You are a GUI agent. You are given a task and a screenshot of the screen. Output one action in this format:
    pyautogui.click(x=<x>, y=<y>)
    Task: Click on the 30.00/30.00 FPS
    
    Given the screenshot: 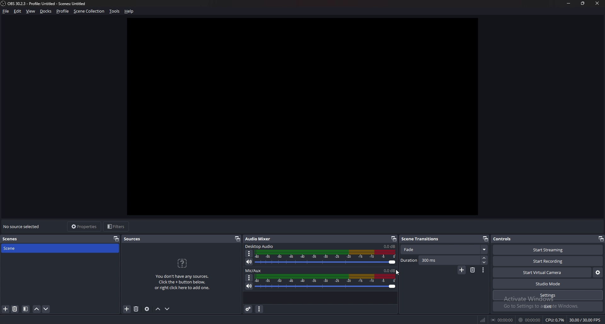 What is the action you would take?
    pyautogui.click(x=585, y=320)
    